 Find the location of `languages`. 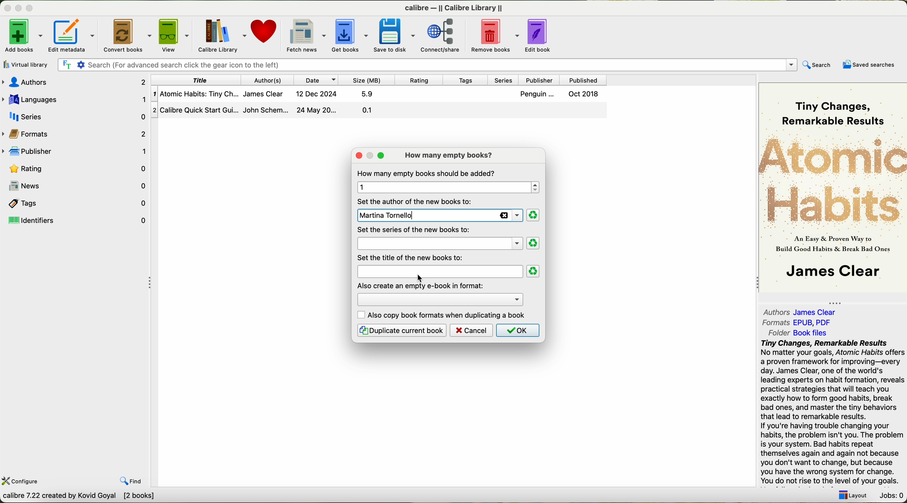

languages is located at coordinates (75, 99).